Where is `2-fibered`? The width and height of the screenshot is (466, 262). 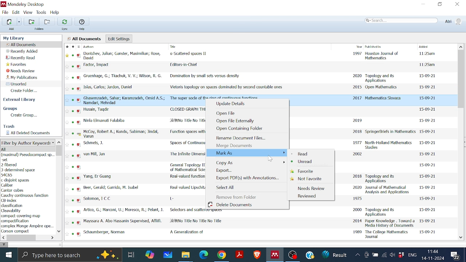 2-fibered is located at coordinates (11, 165).